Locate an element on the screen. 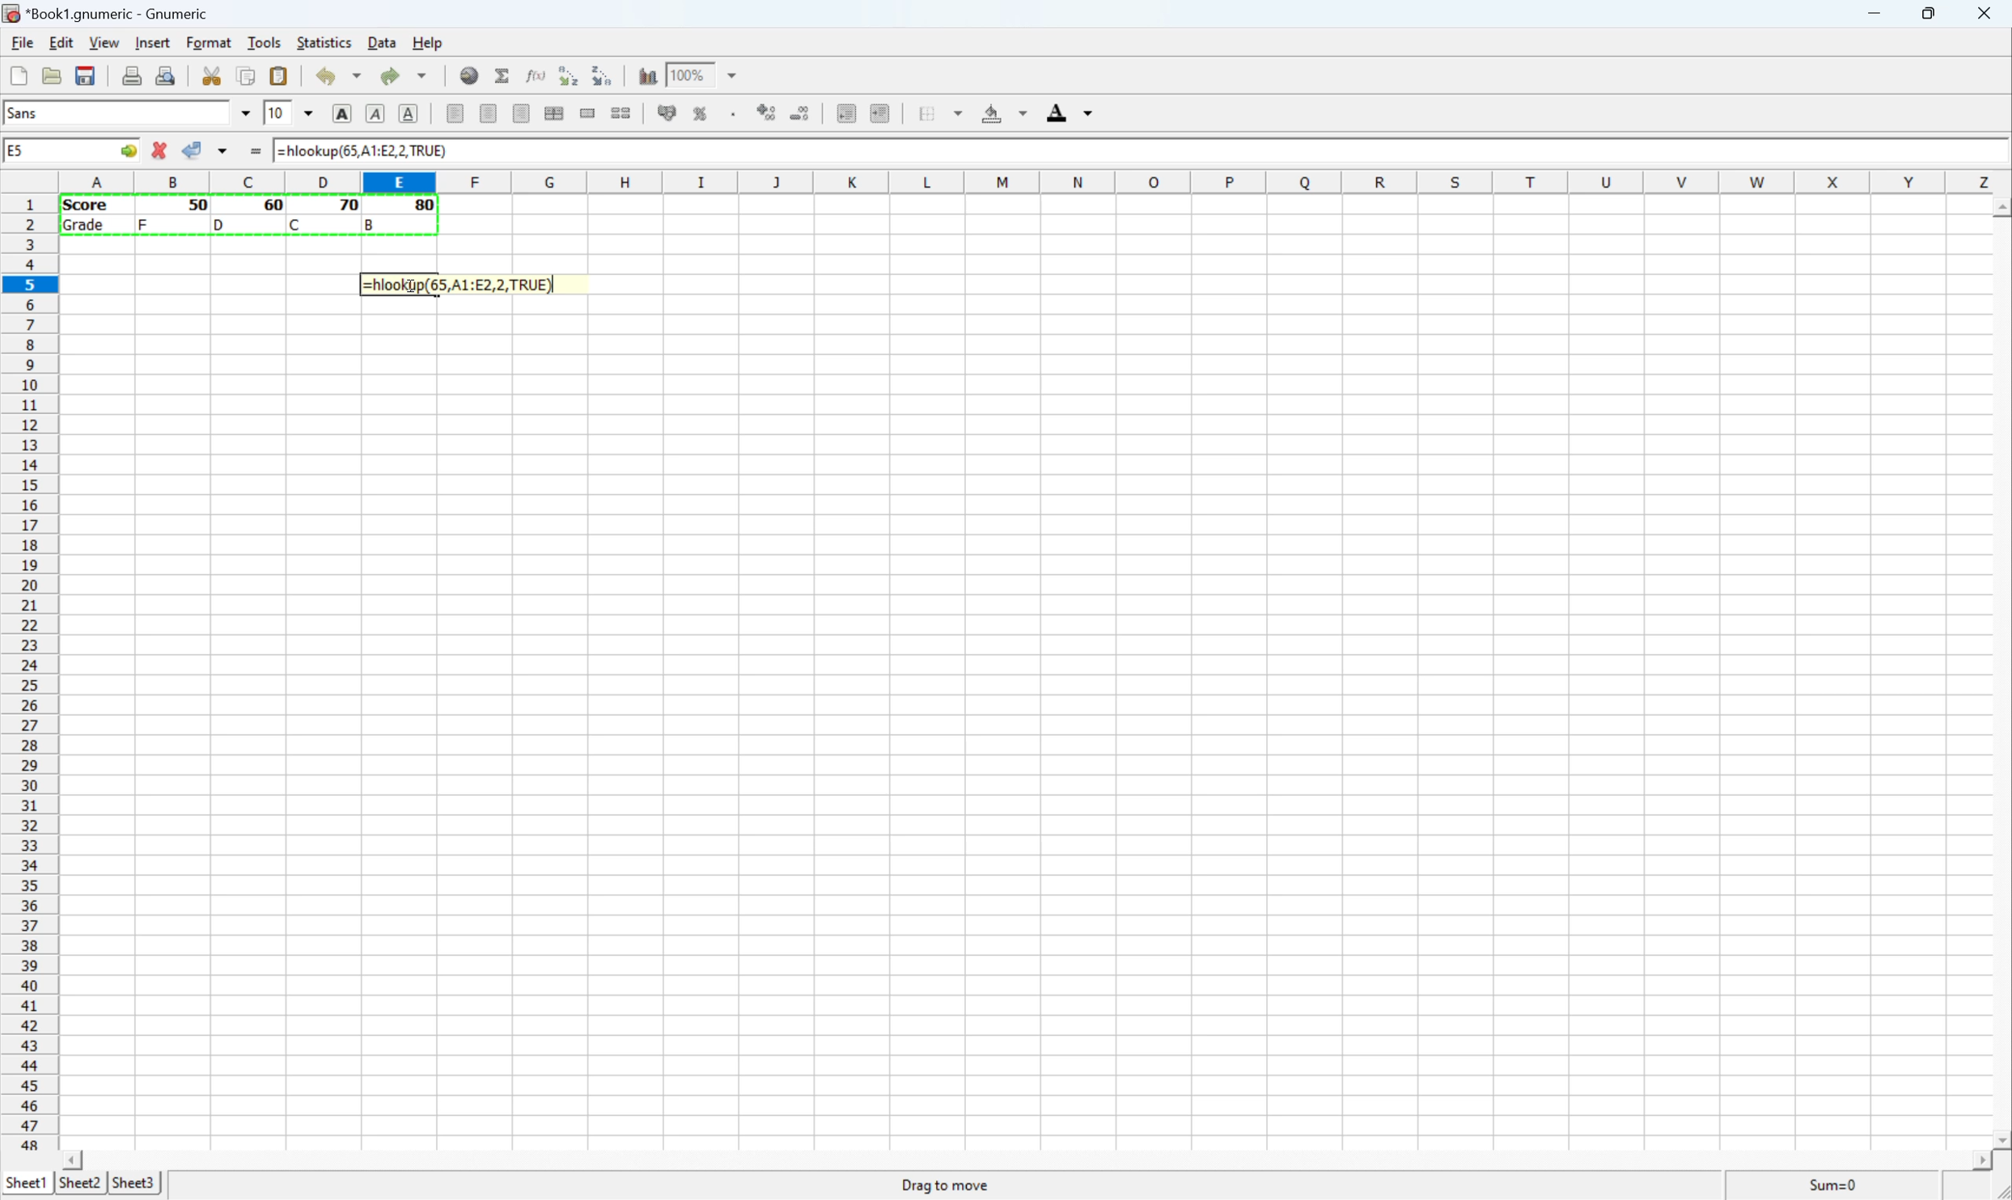 This screenshot has width=2012, height=1200. View is located at coordinates (104, 41).